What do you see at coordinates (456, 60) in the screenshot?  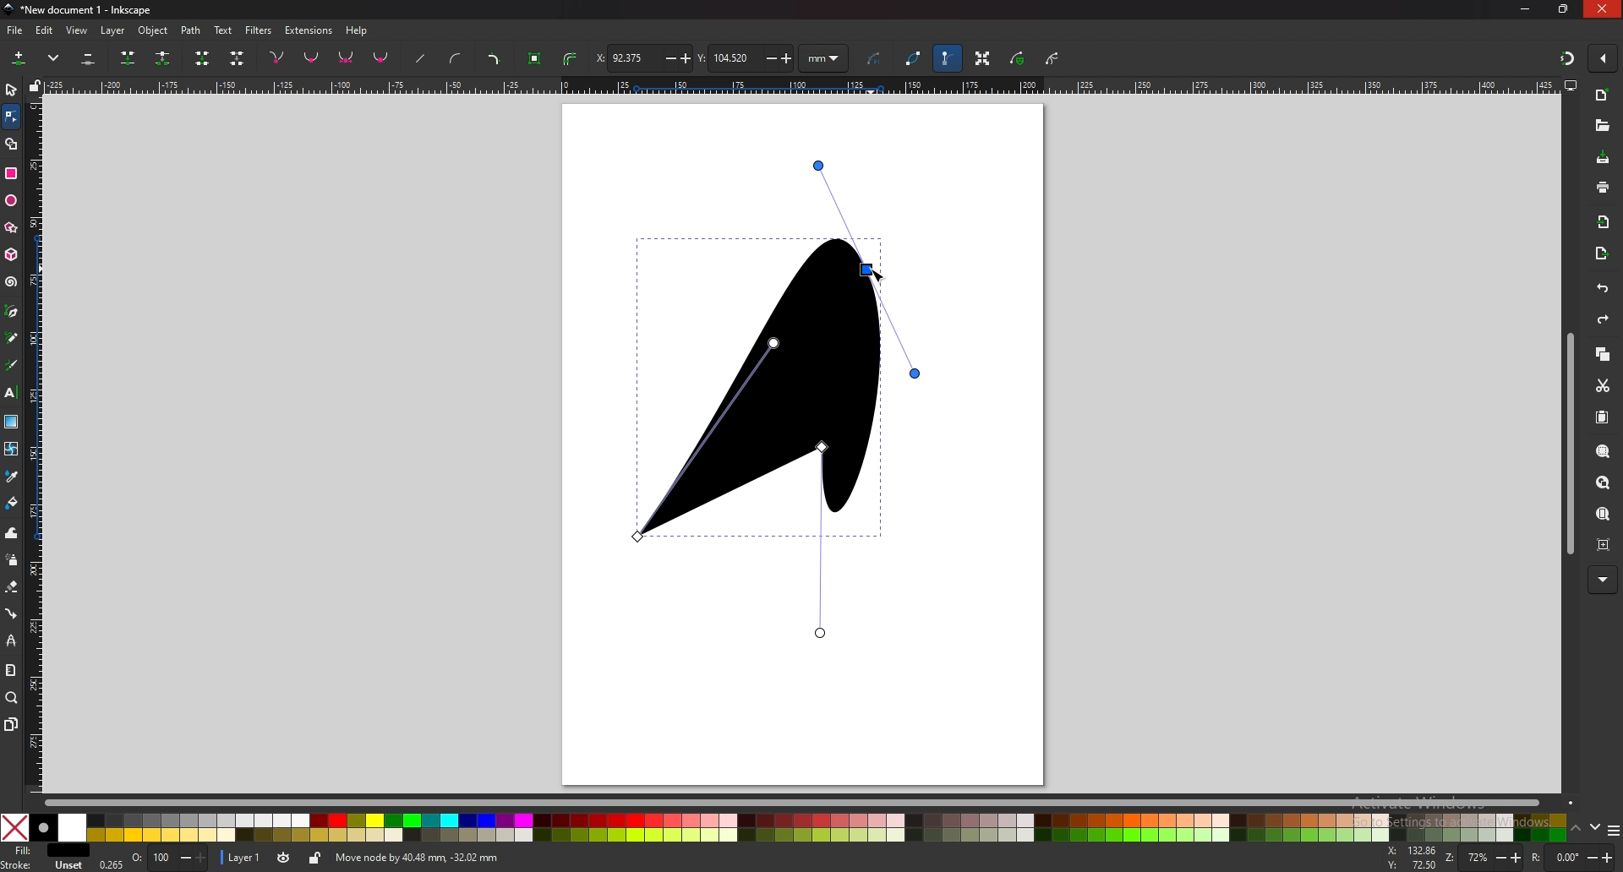 I see `add curve handles` at bounding box center [456, 60].